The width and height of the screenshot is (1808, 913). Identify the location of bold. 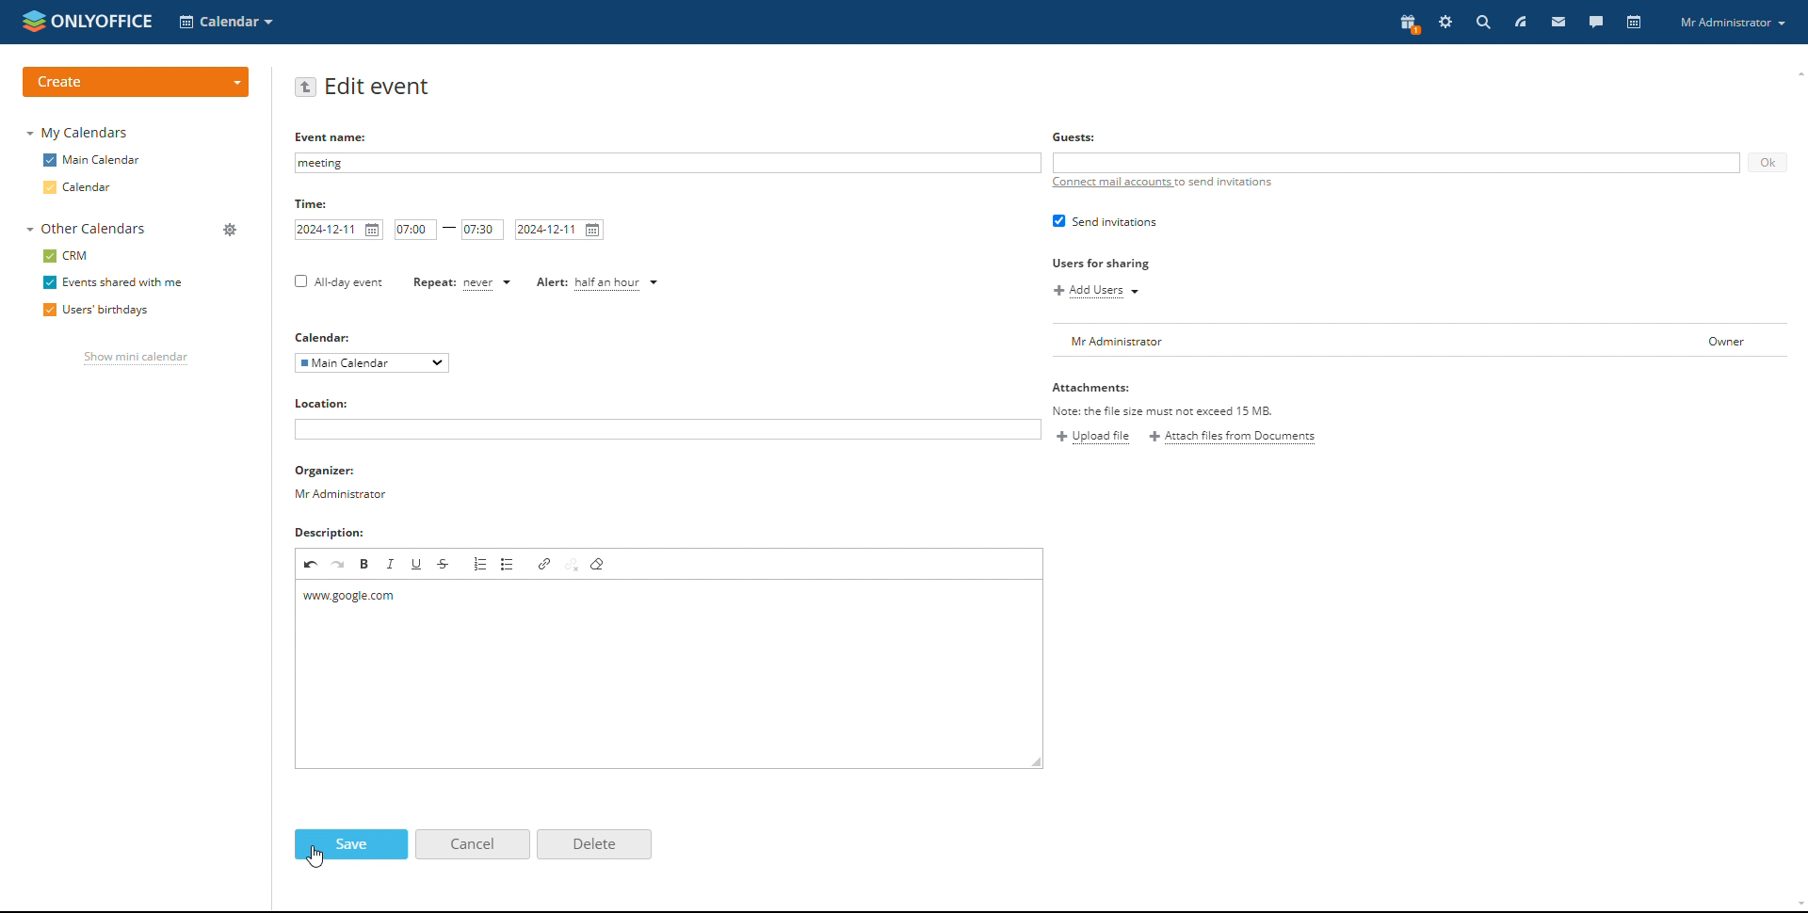
(364, 563).